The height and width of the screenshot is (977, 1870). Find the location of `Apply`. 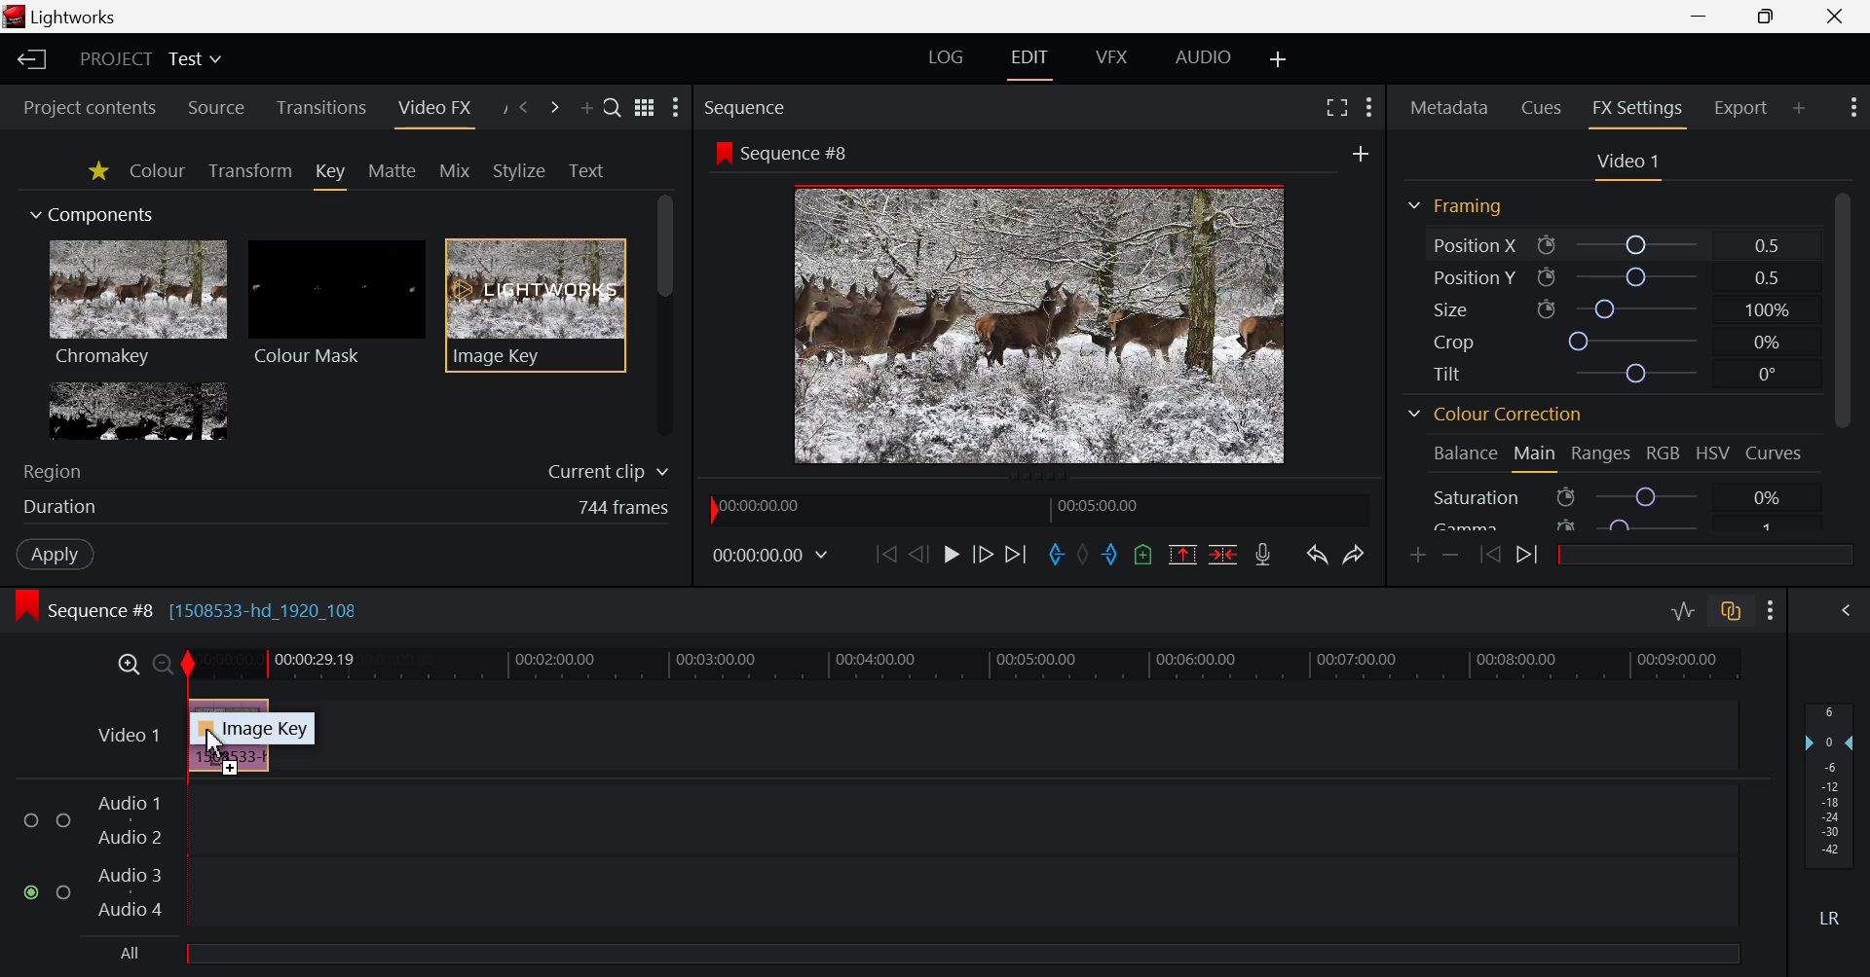

Apply is located at coordinates (57, 554).